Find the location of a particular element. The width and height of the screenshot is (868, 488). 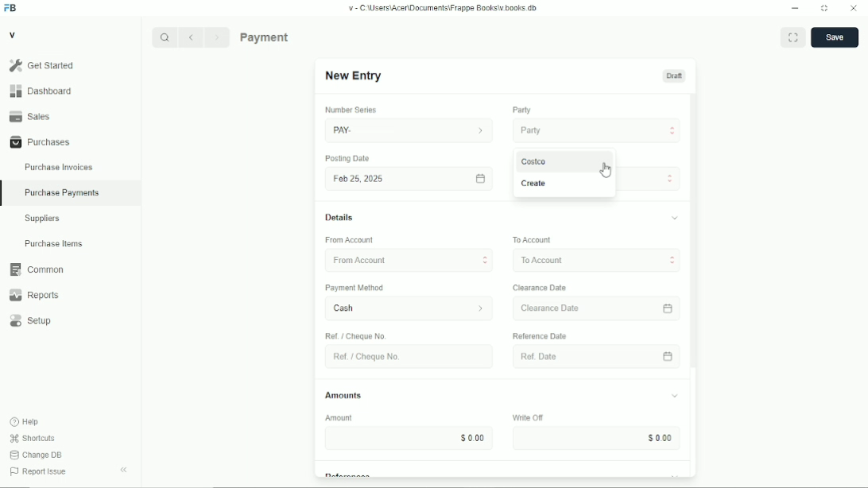

‘From Account is located at coordinates (348, 241).